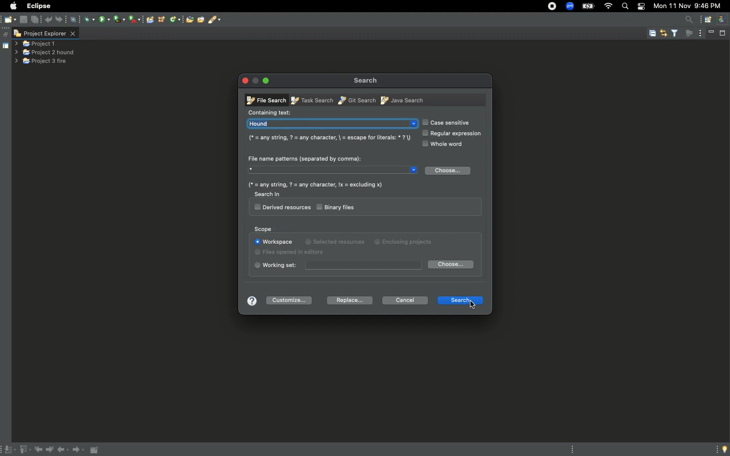  What do you see at coordinates (135, 19) in the screenshot?
I see `run last tool` at bounding box center [135, 19].